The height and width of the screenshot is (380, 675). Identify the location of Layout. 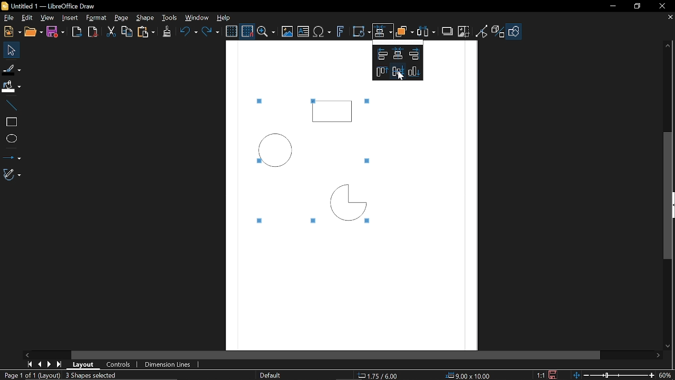
(82, 365).